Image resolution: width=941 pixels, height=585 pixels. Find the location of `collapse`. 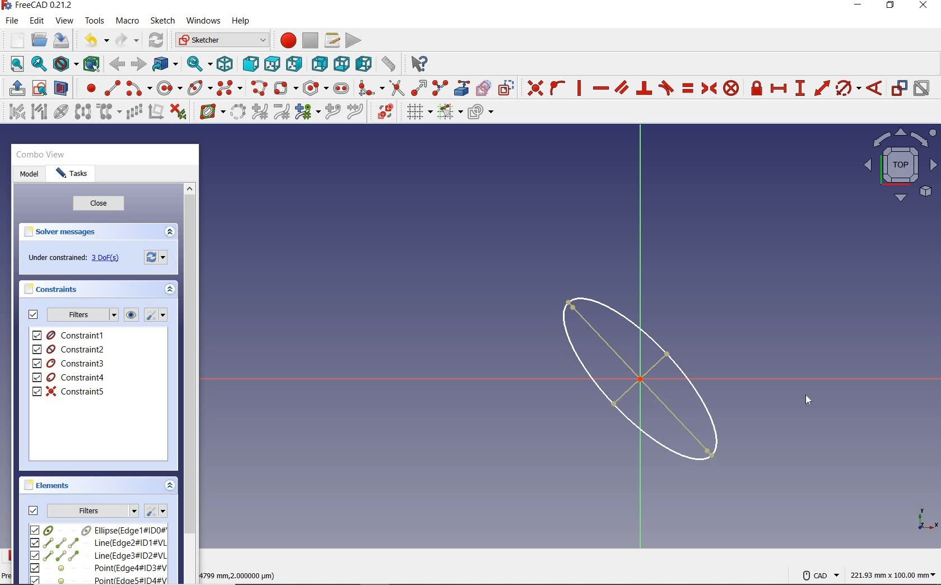

collapse is located at coordinates (169, 233).